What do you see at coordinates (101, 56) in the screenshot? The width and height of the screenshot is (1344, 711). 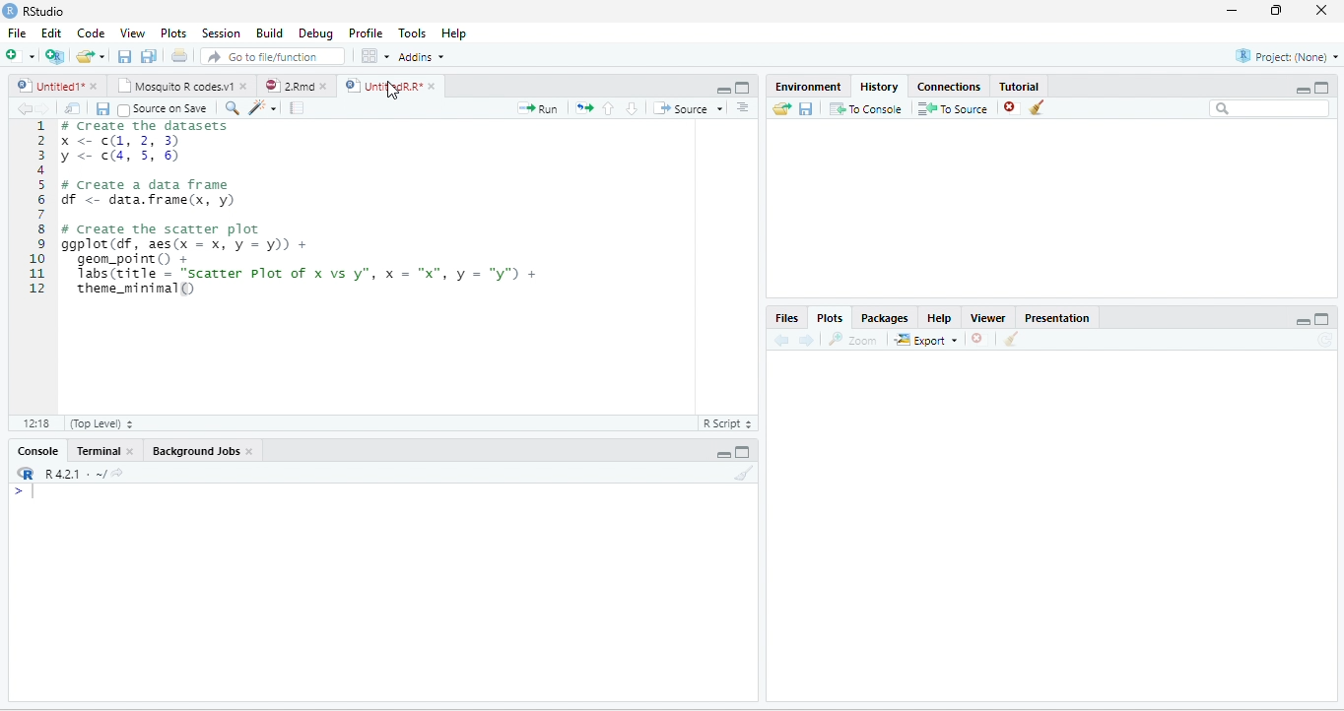 I see `Open recent files` at bounding box center [101, 56].